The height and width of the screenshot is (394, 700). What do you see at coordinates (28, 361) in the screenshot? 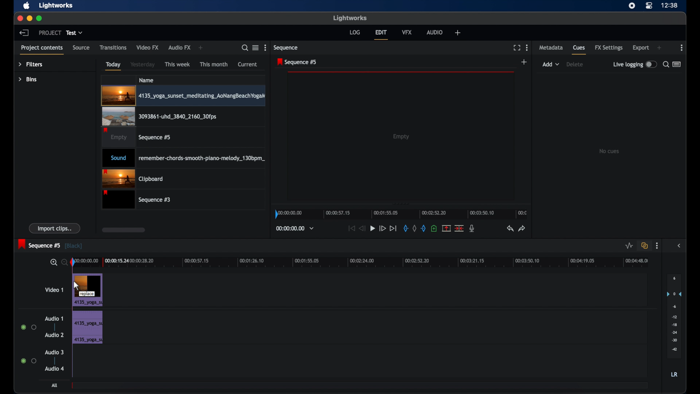
I see `radio button` at bounding box center [28, 361].